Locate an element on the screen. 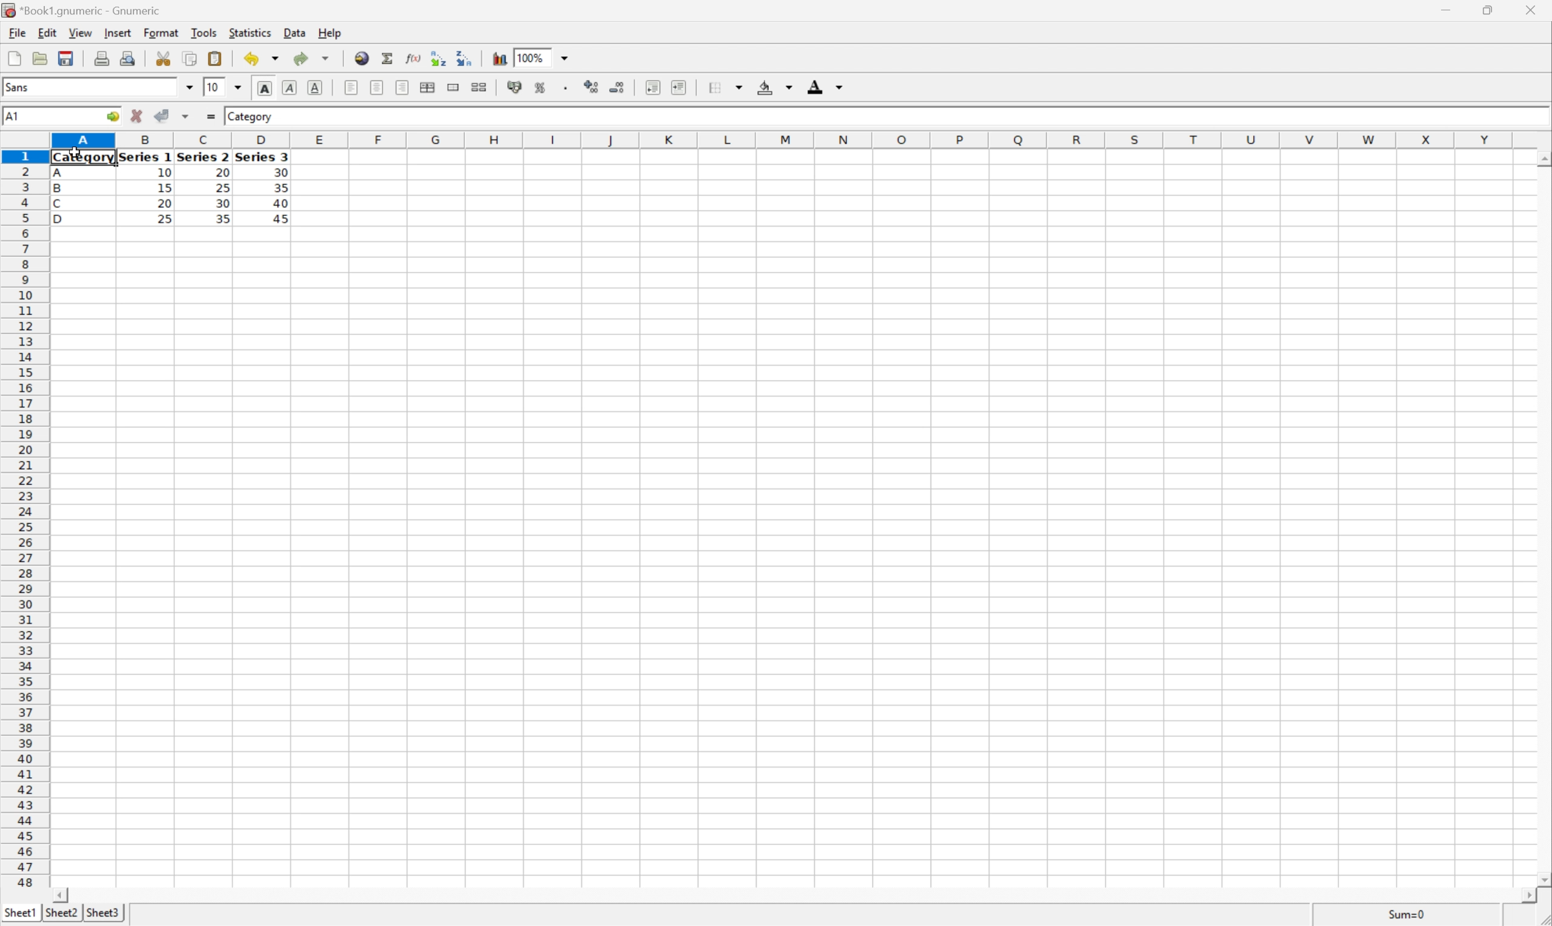 This screenshot has height=926, width=1552. Series 3 is located at coordinates (263, 157).